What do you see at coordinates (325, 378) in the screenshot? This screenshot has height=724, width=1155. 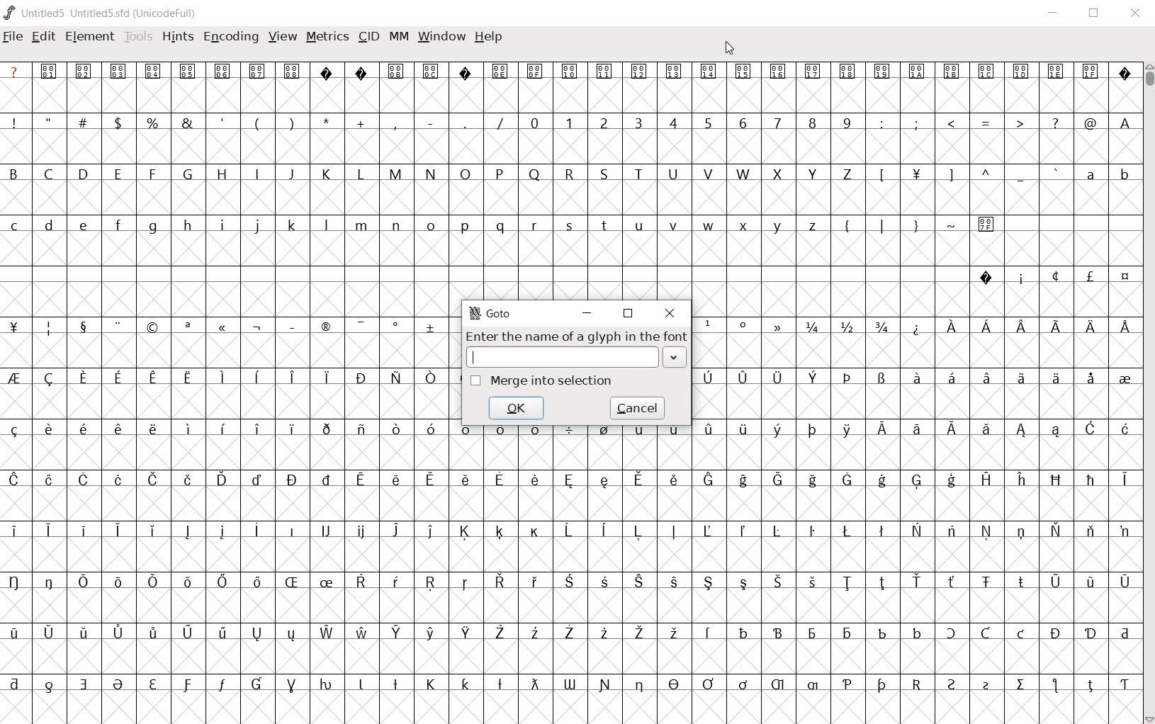 I see `Symbol` at bounding box center [325, 378].